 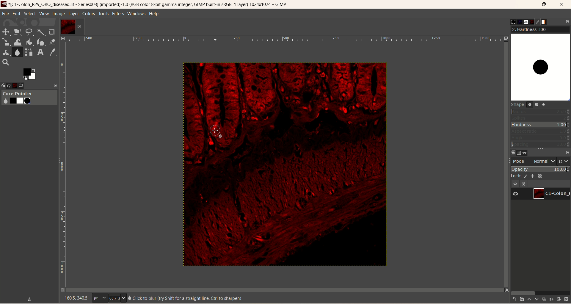 I want to click on radius, so click(x=541, y=111).